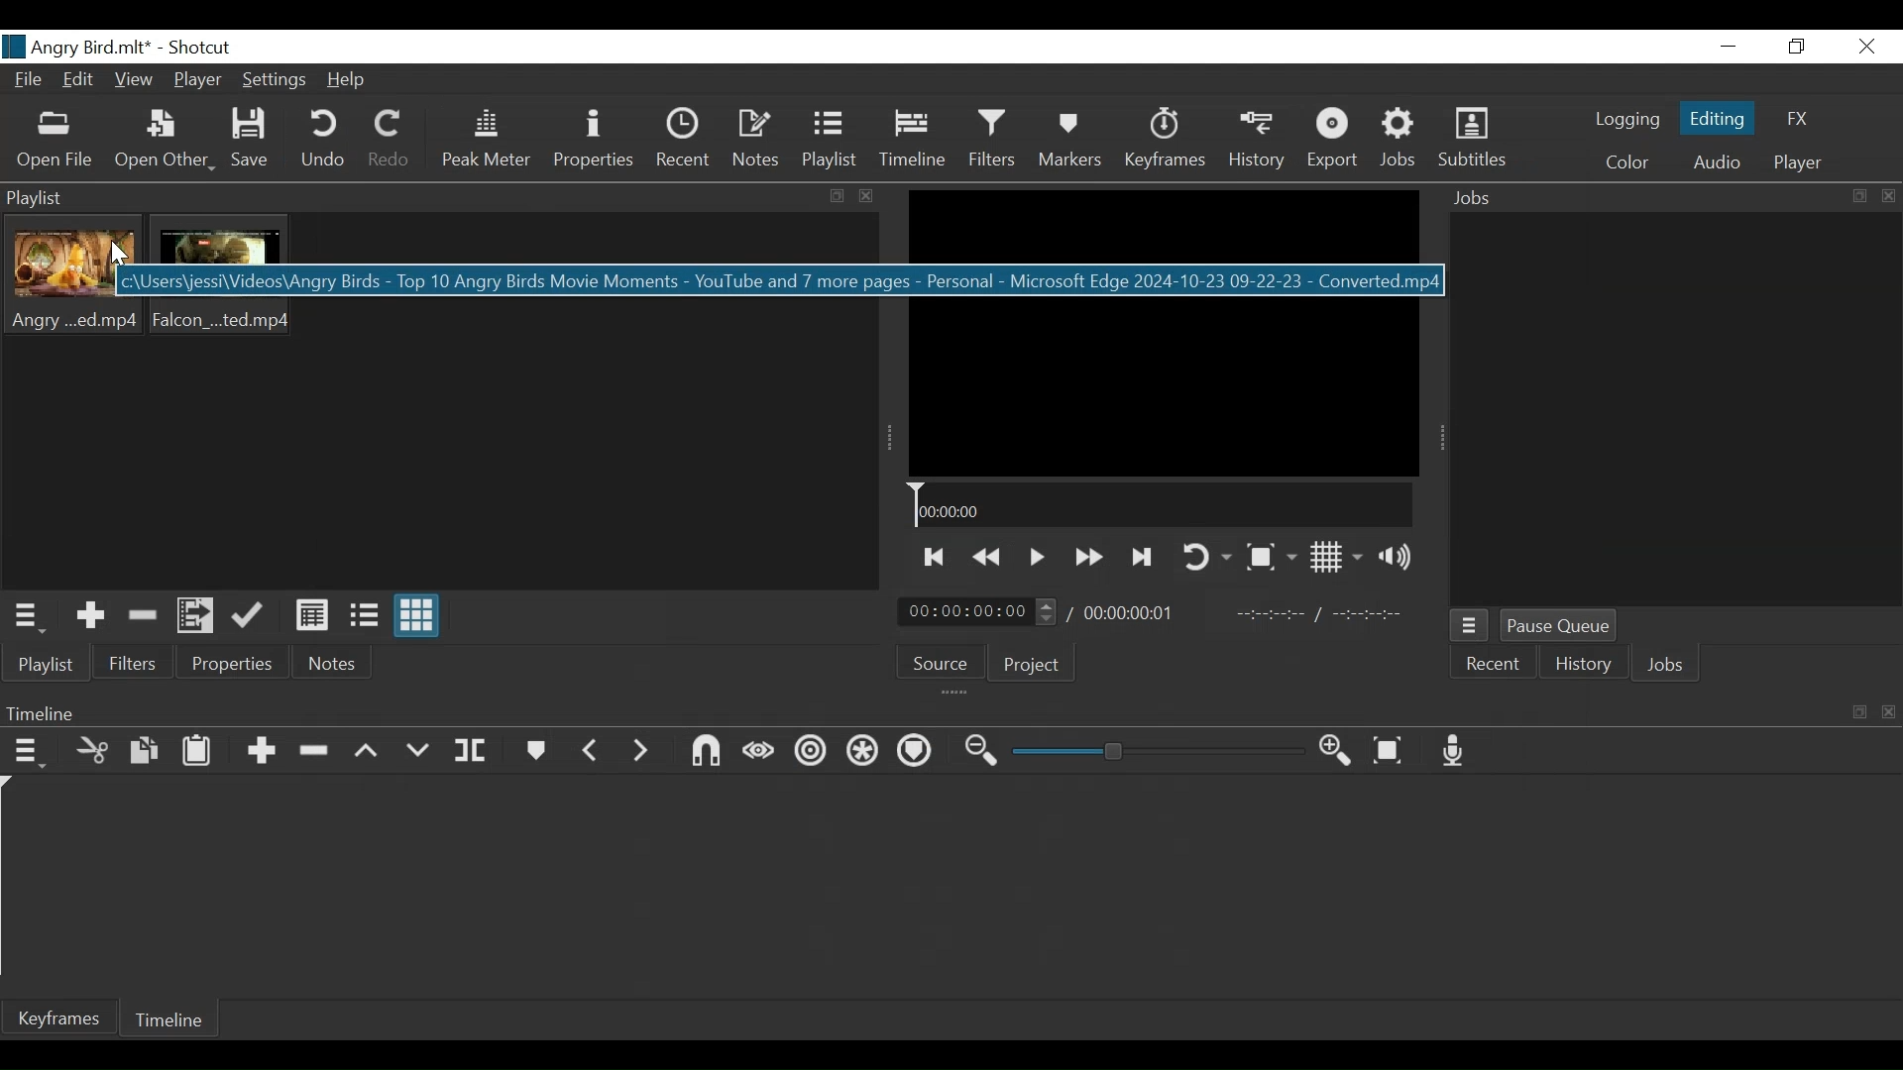 The image size is (1903, 1070). I want to click on View as files, so click(365, 616).